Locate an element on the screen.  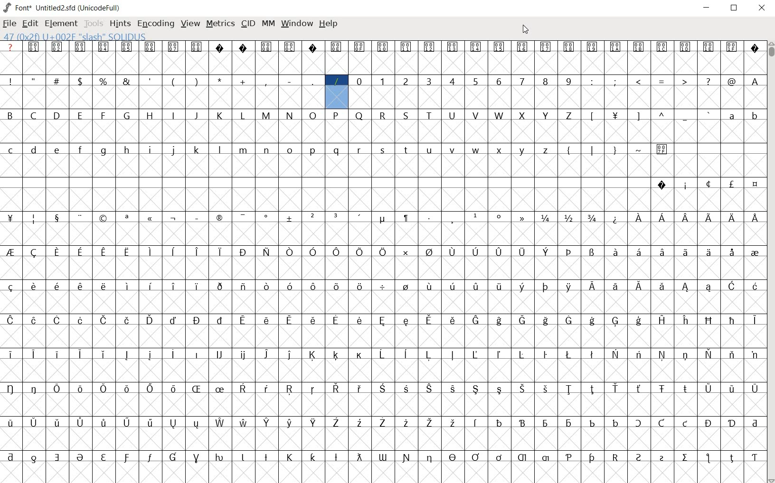
glyph is located at coordinates (662, 217).